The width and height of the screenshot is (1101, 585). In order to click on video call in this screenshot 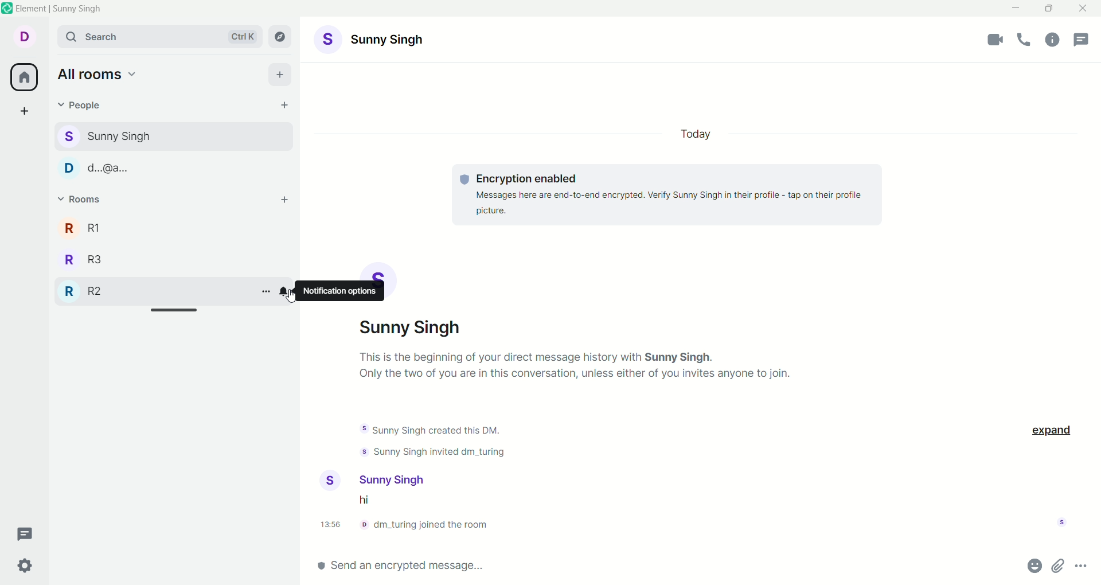, I will do `click(995, 42)`.